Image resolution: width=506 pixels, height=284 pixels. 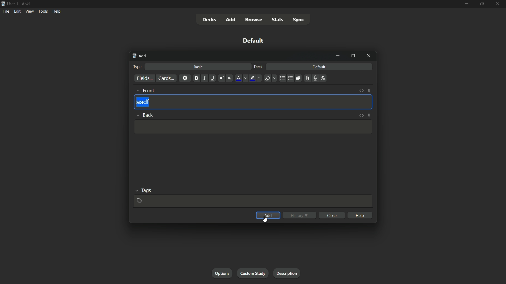 I want to click on maximize, so click(x=353, y=56).